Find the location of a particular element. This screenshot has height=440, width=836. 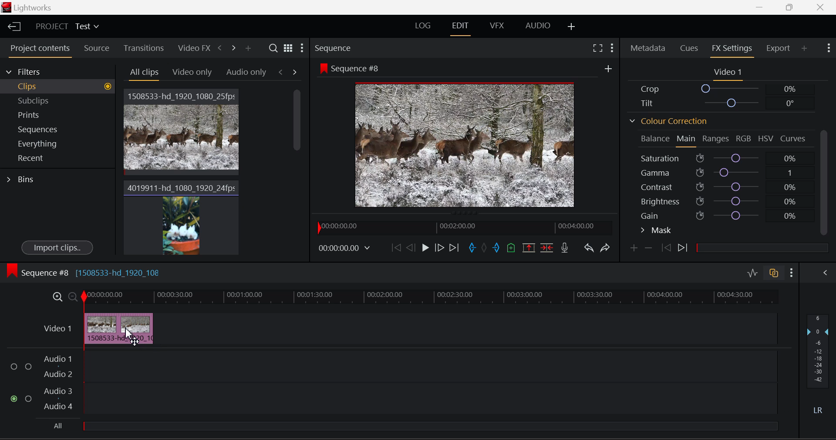

Filters Selection is located at coordinates (57, 71).